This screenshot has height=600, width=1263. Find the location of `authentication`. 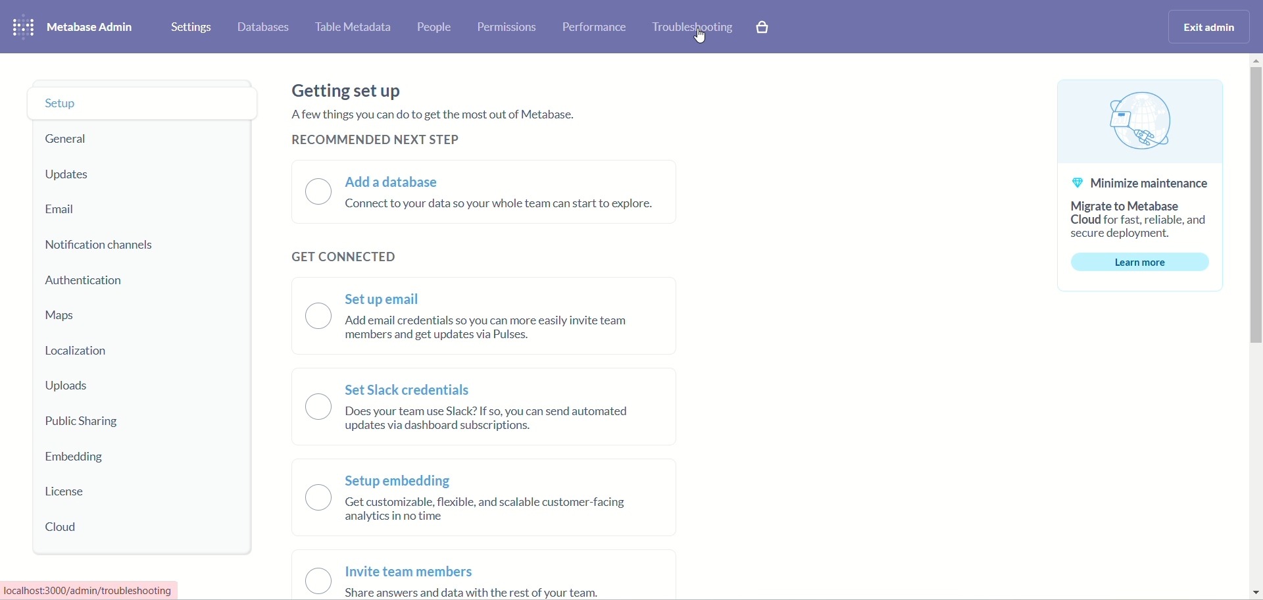

authentication is located at coordinates (86, 282).